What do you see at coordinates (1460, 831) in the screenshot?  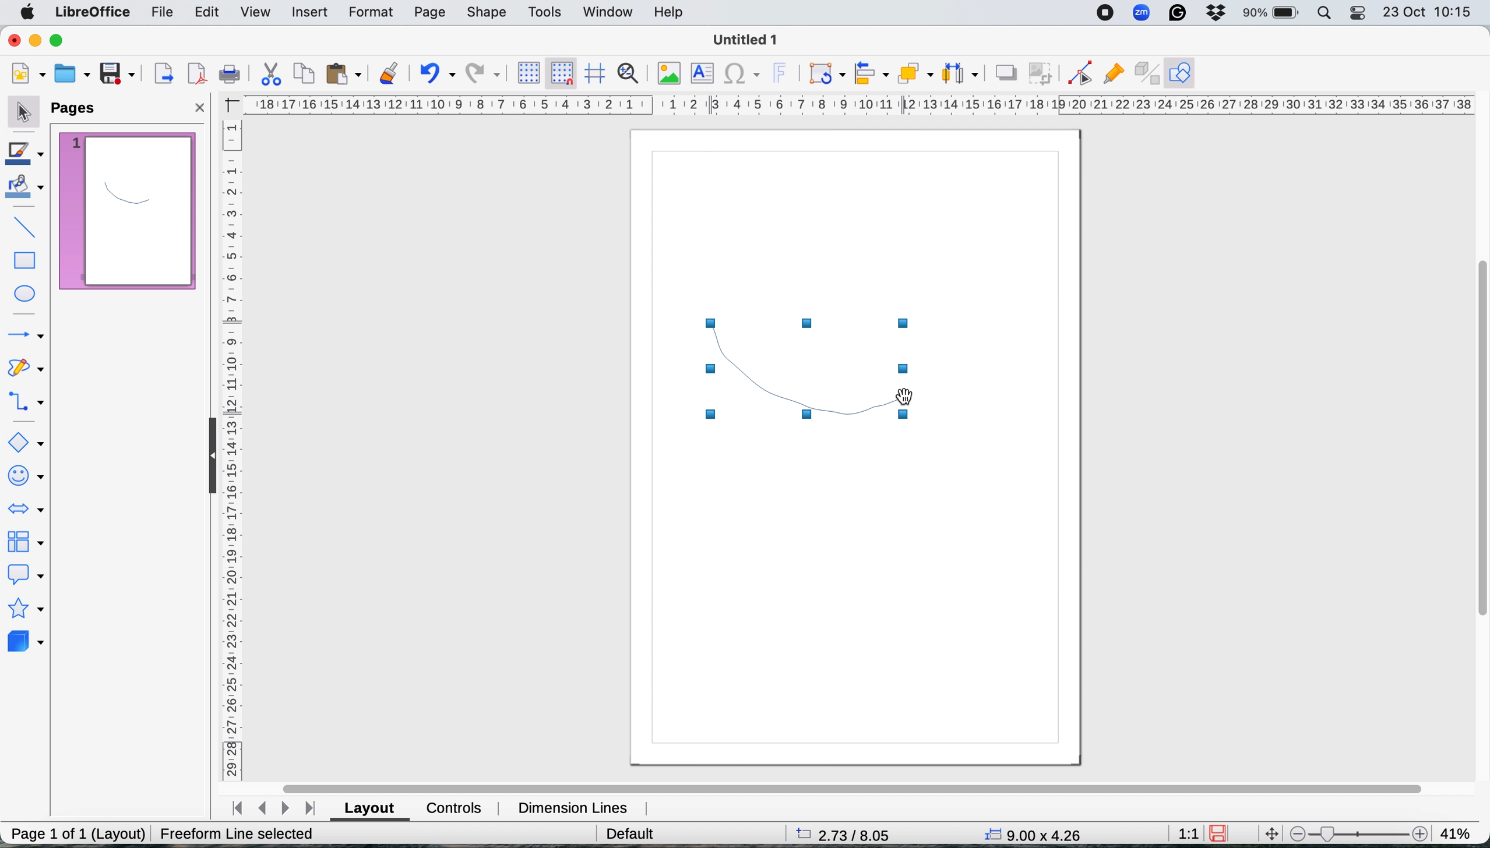 I see `zoom factor` at bounding box center [1460, 831].